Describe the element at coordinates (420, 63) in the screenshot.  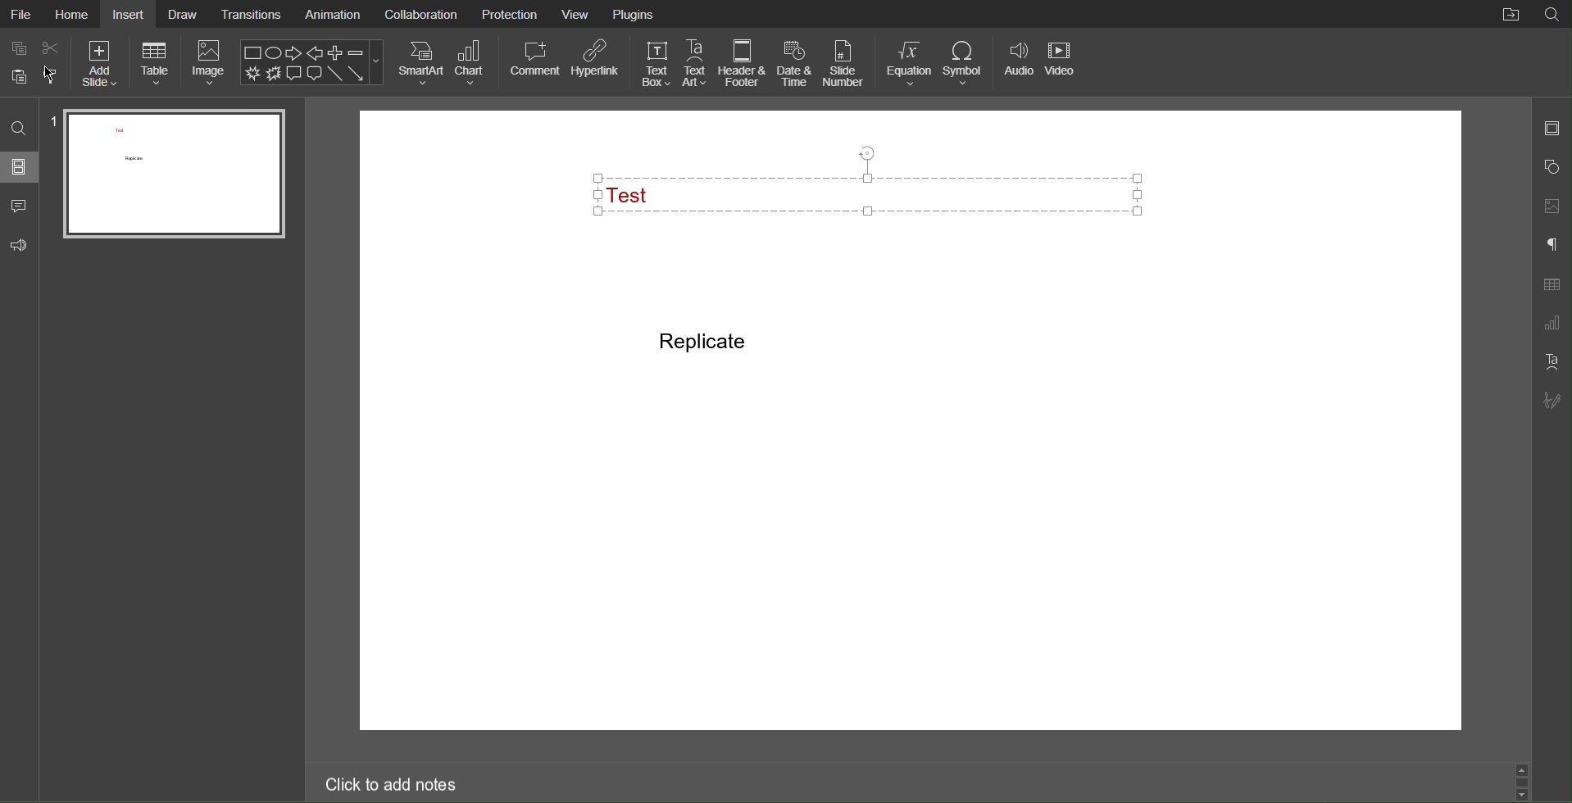
I see `SmartArt` at that location.